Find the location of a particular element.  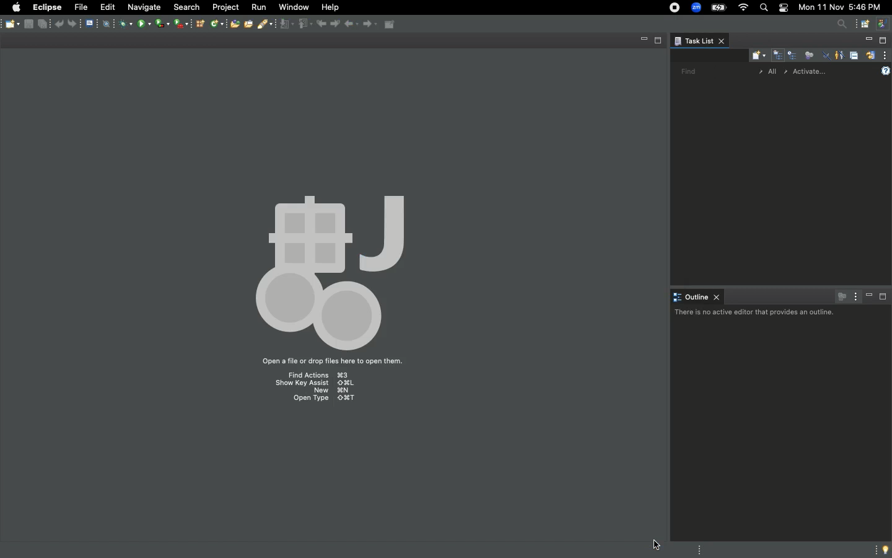

Back is located at coordinates (346, 24).